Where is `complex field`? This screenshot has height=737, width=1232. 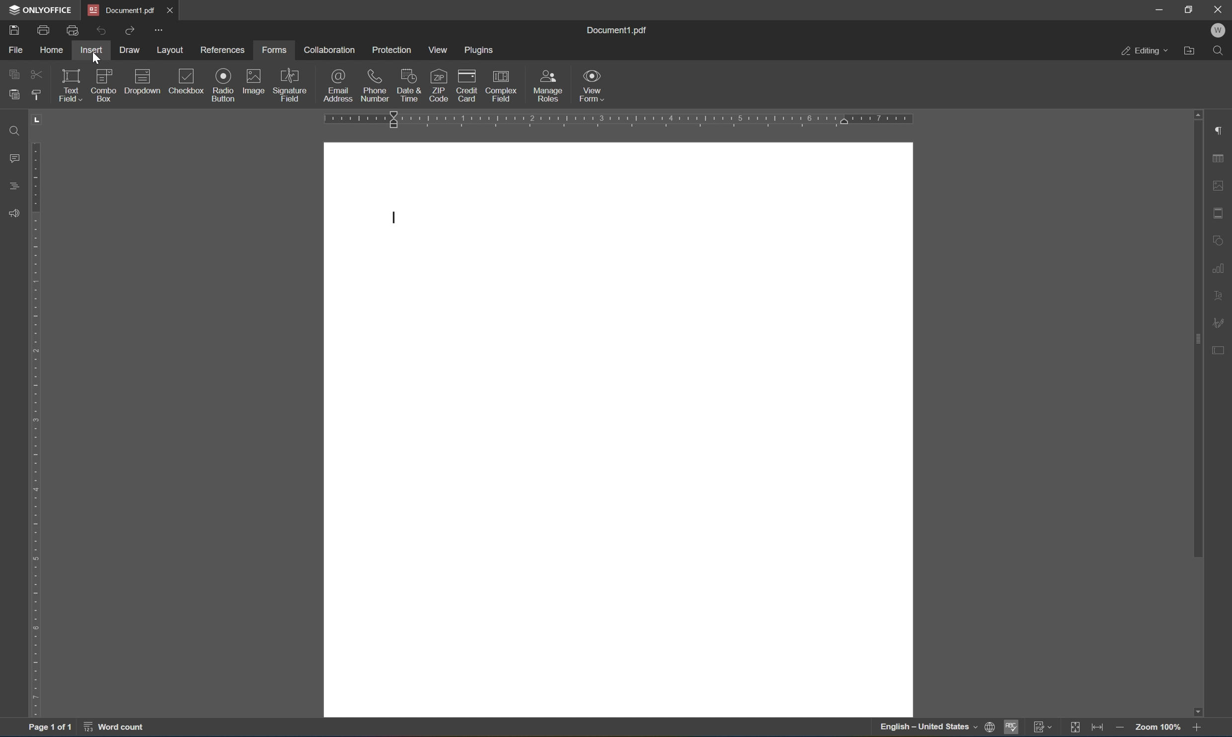
complex field is located at coordinates (504, 85).